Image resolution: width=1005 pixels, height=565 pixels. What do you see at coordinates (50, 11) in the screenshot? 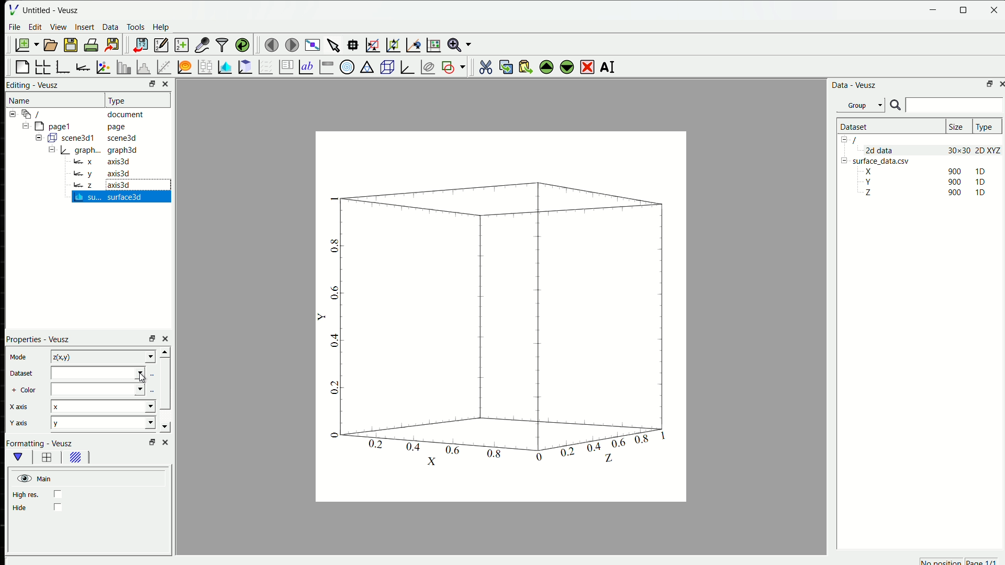
I see `Untitled - Veusz` at bounding box center [50, 11].